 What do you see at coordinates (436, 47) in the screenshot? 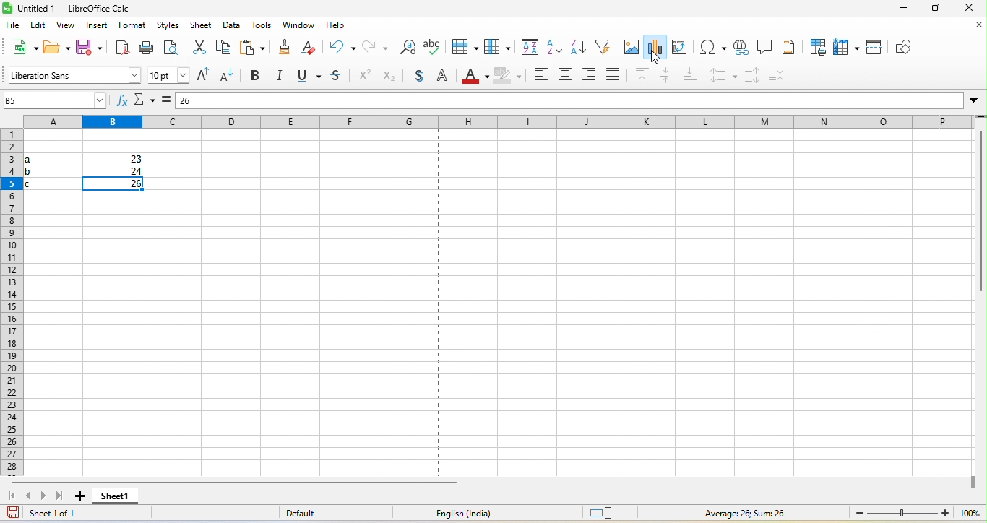
I see `spelling` at bounding box center [436, 47].